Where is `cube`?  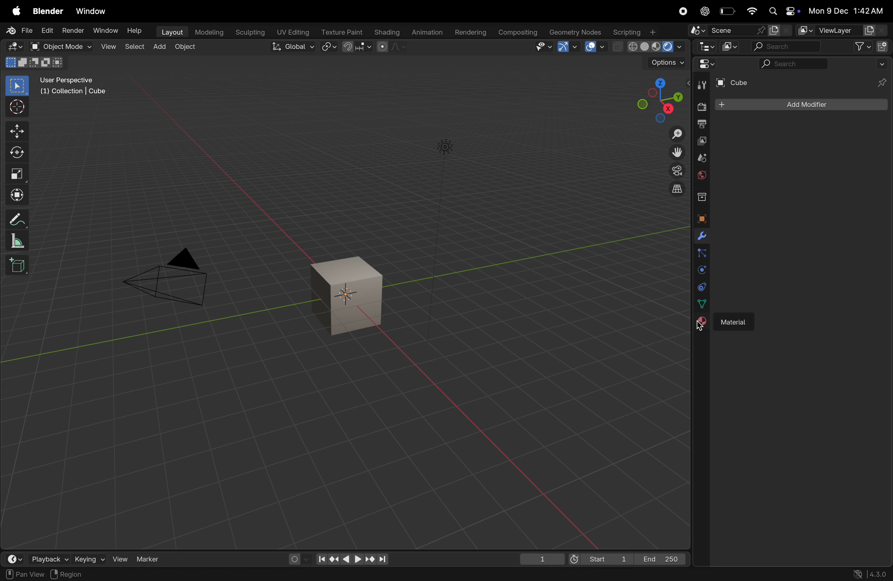
cube is located at coordinates (349, 296).